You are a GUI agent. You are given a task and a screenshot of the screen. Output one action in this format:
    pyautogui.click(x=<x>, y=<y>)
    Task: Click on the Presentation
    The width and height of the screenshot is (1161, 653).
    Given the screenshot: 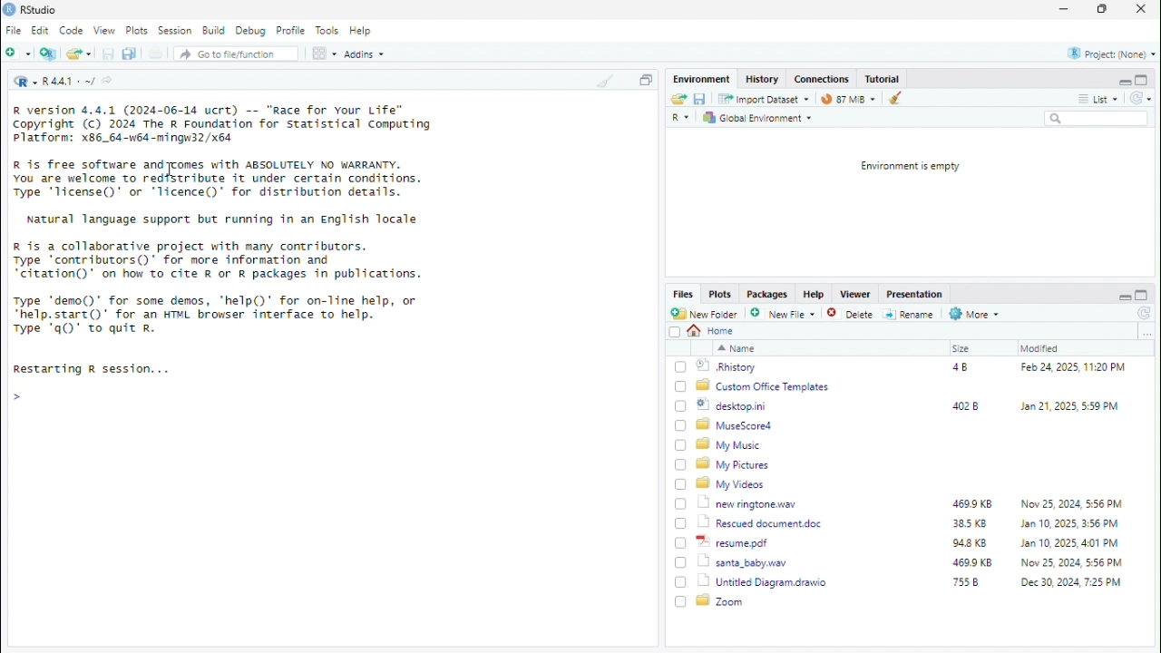 What is the action you would take?
    pyautogui.click(x=917, y=295)
    